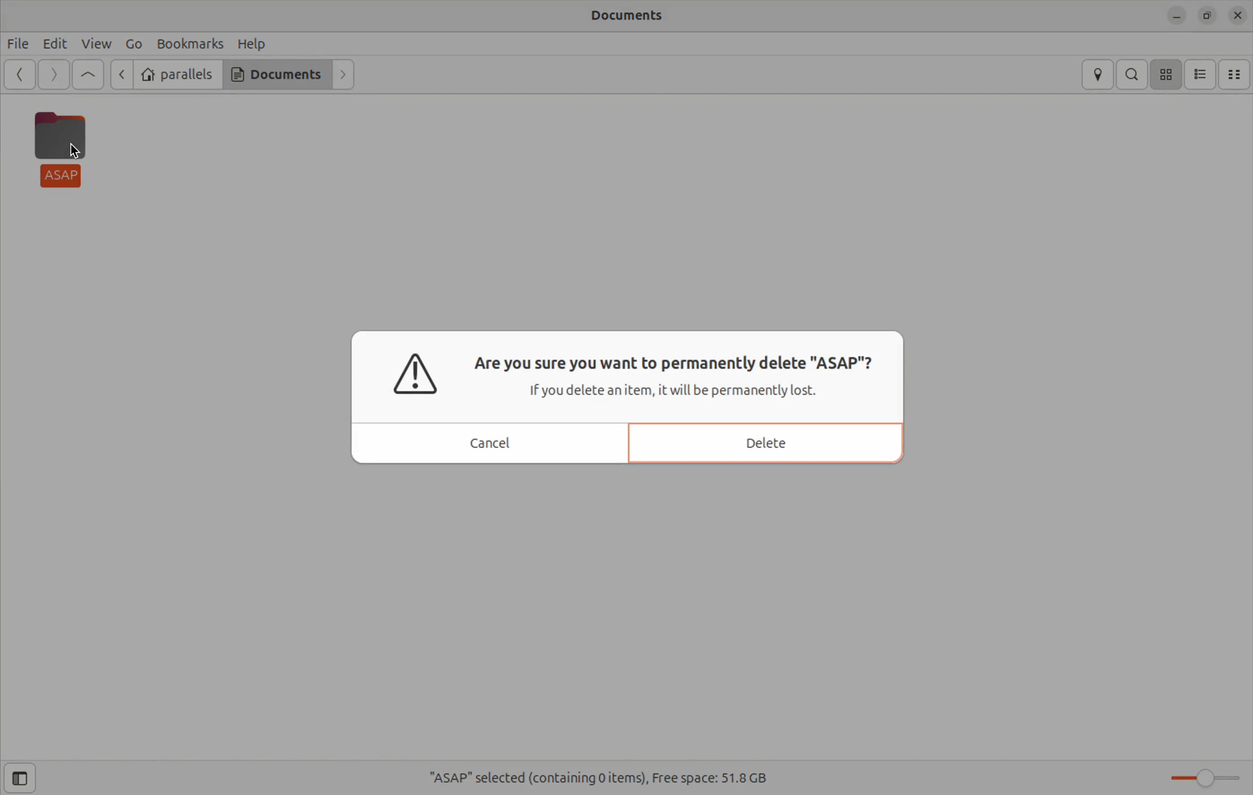 This screenshot has height=795, width=1253. What do you see at coordinates (489, 441) in the screenshot?
I see `cancel` at bounding box center [489, 441].